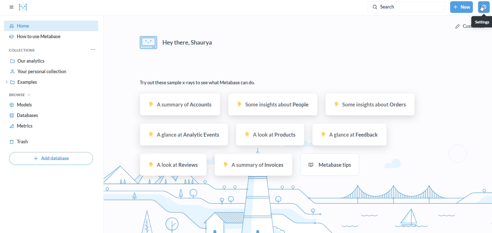 The image size is (492, 233). I want to click on [O Our analytics, so click(27, 60).